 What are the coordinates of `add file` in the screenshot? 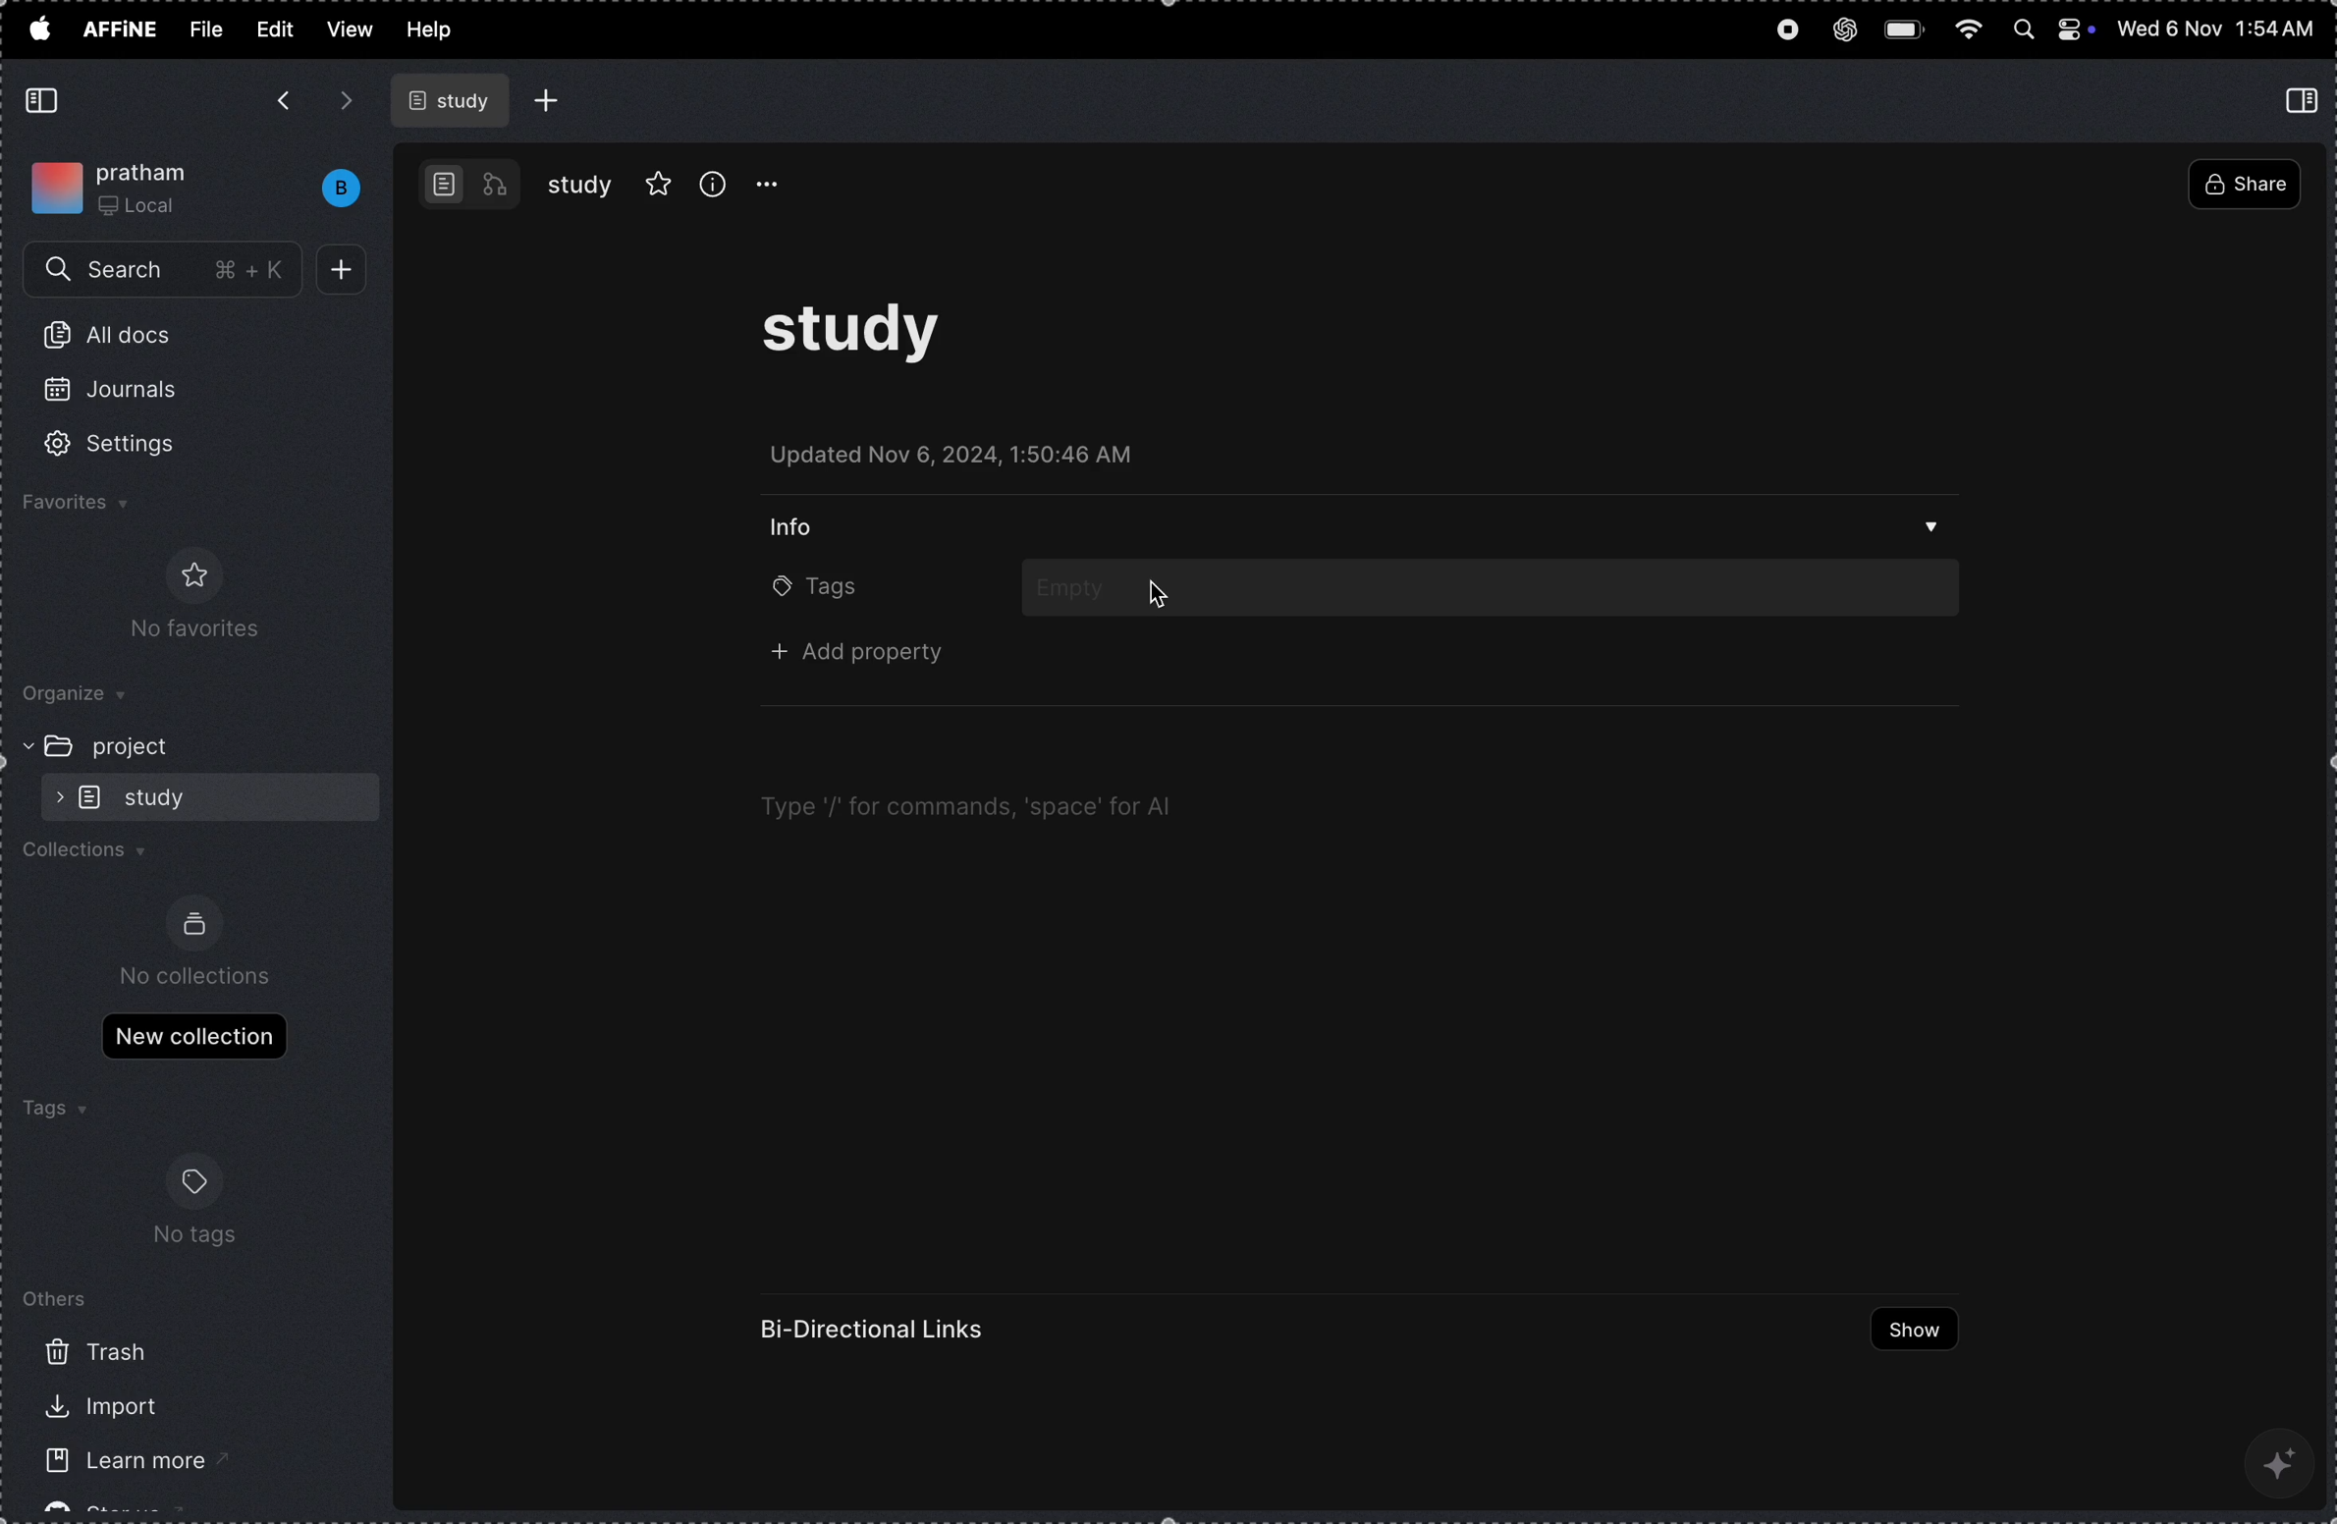 It's located at (548, 100).